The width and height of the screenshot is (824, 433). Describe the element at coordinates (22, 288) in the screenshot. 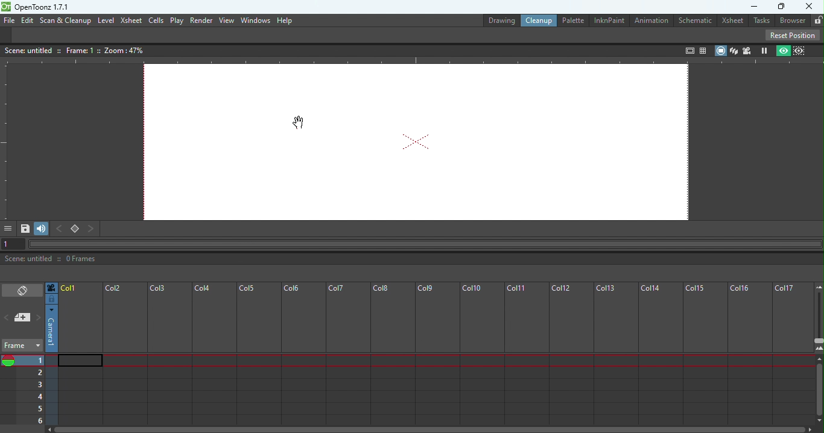

I see `Toggle Xsheet/Timeline` at that location.